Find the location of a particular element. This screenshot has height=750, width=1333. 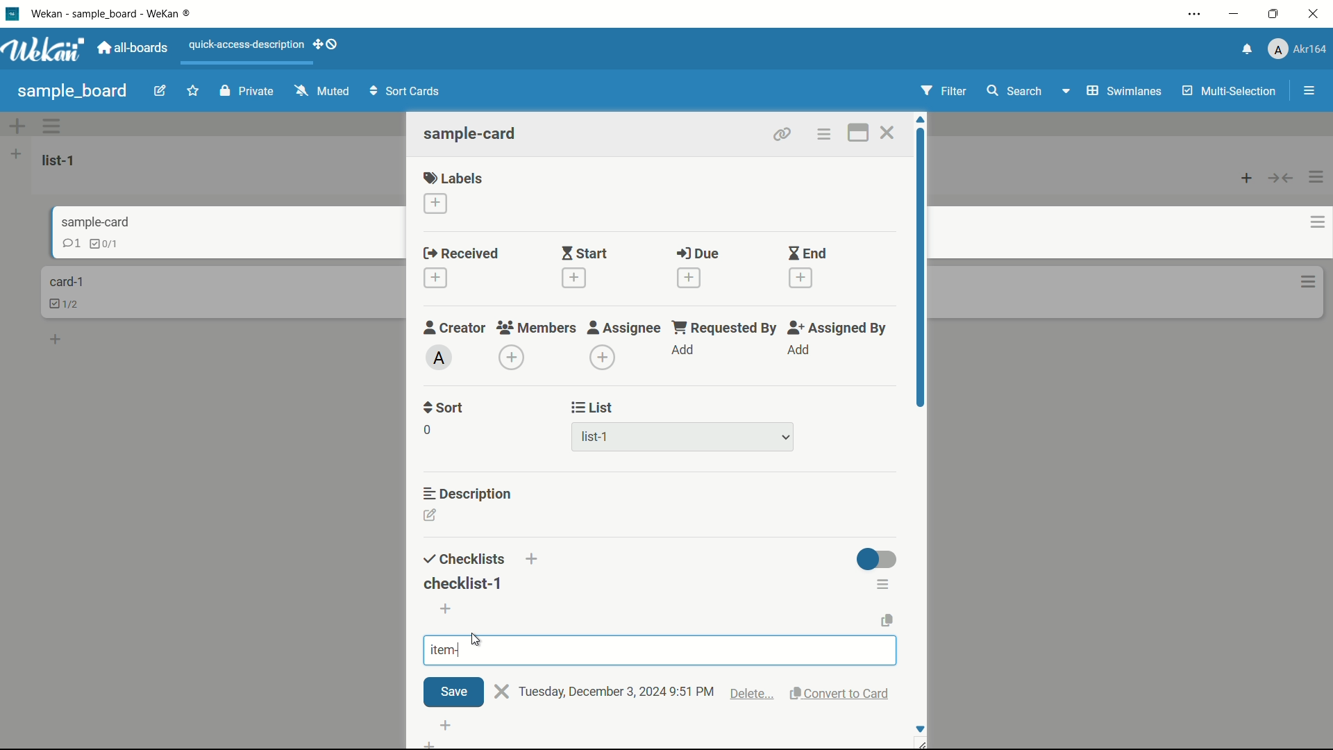

requested by is located at coordinates (726, 328).